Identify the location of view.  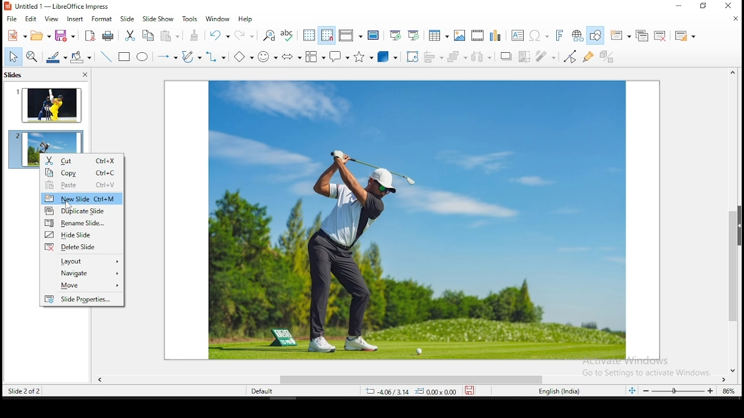
(51, 19).